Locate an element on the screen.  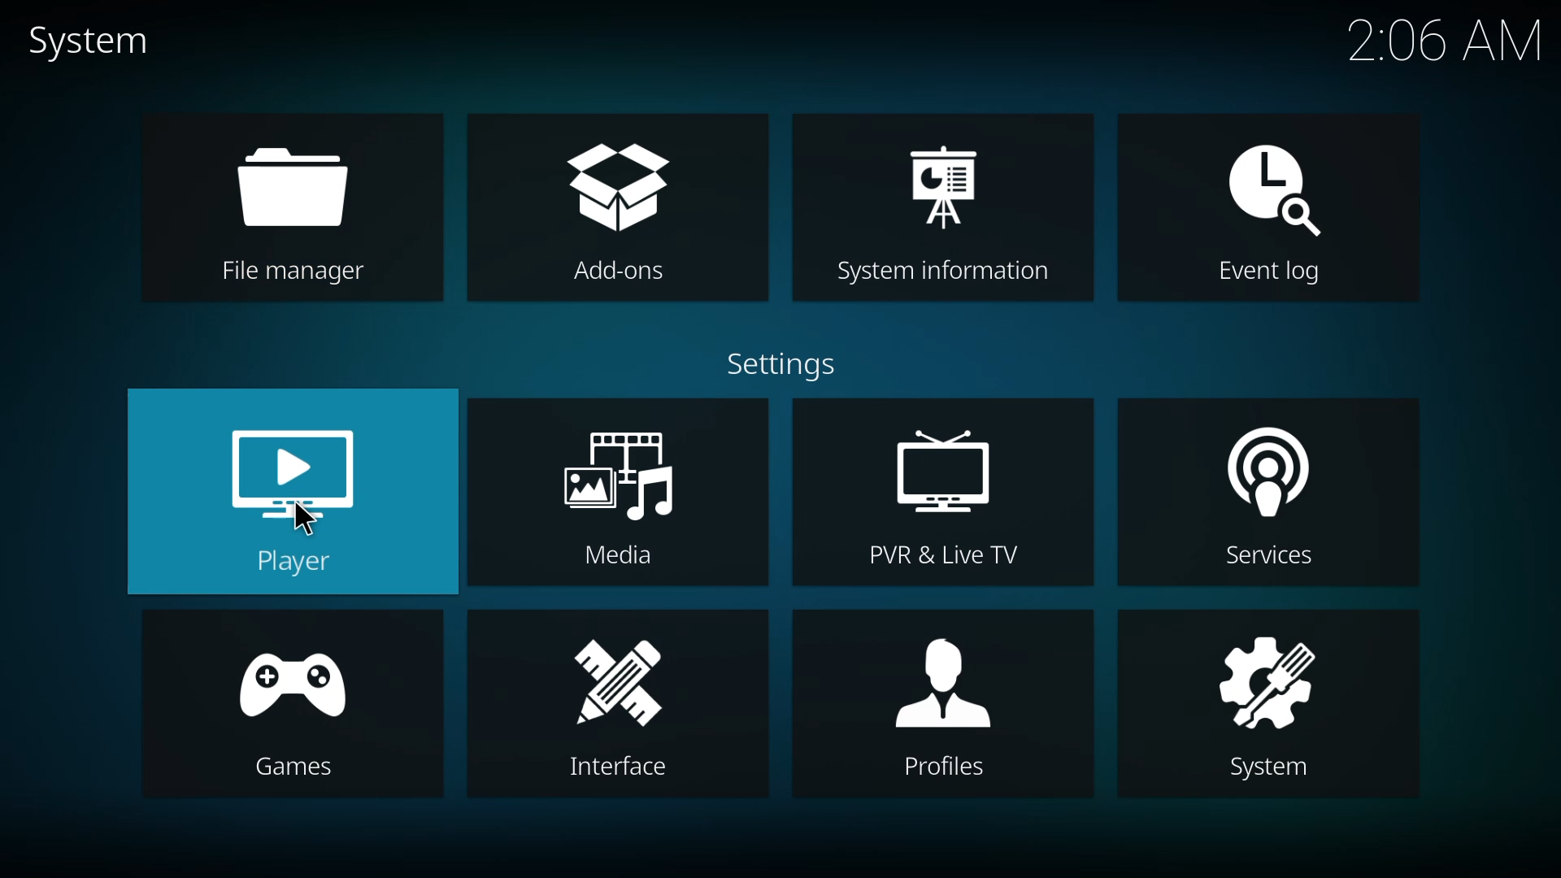
settings is located at coordinates (790, 364).